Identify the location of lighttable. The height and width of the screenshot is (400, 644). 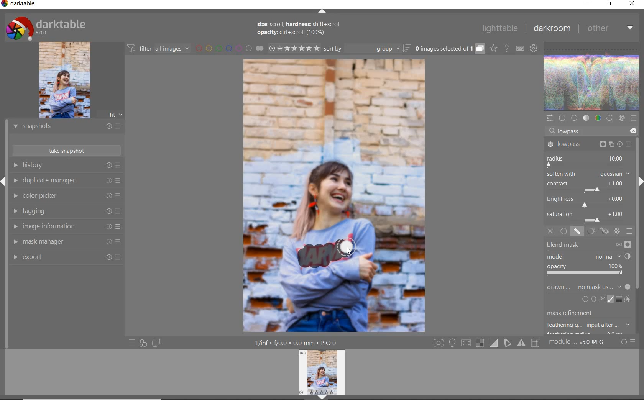
(499, 30).